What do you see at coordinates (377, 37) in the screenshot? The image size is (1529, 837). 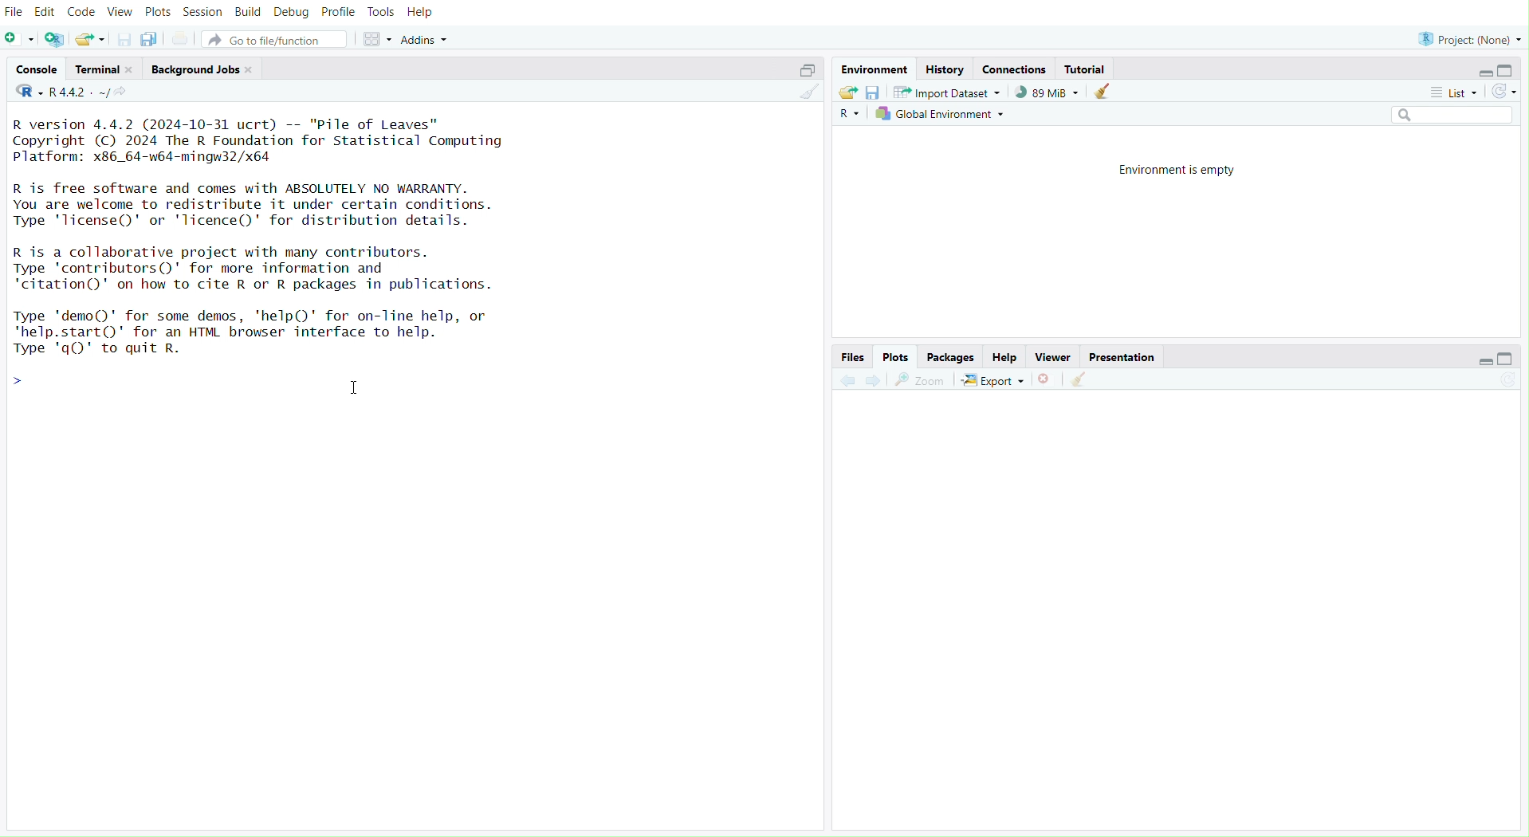 I see `Workspace panes` at bounding box center [377, 37].